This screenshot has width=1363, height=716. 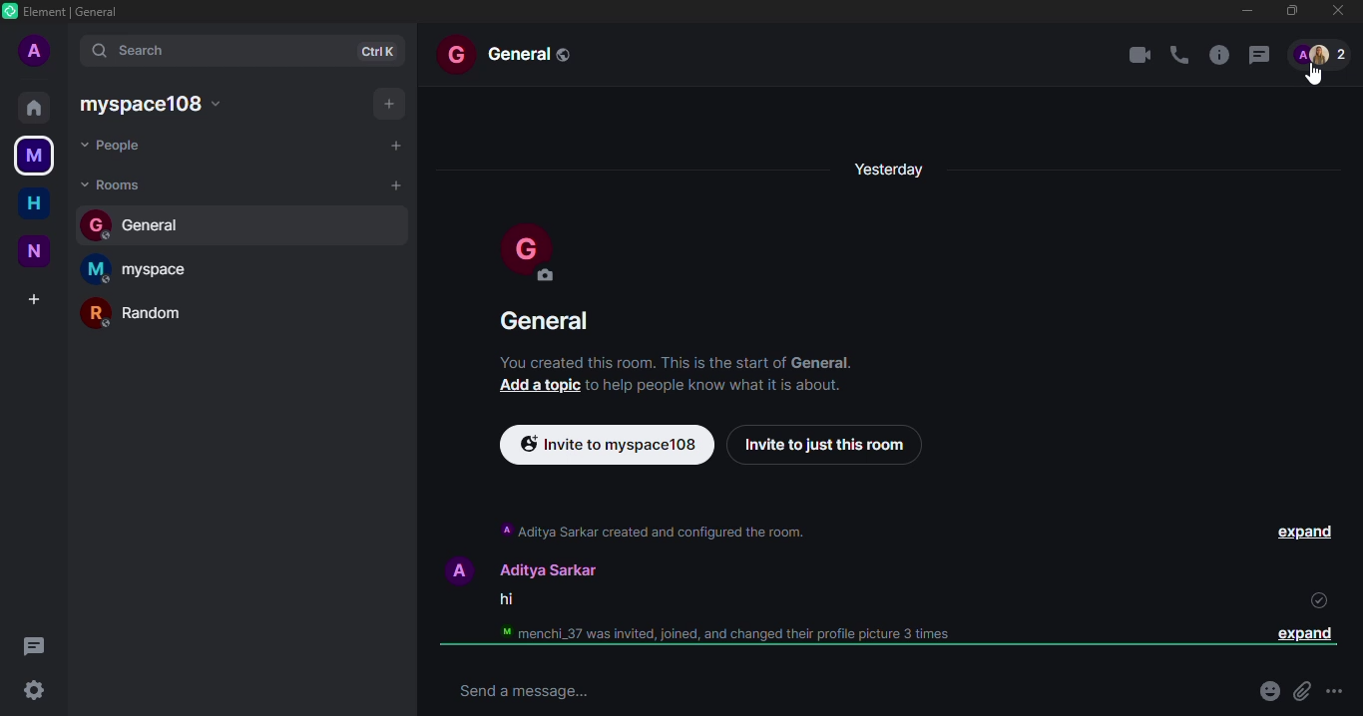 I want to click on video call, so click(x=1138, y=57).